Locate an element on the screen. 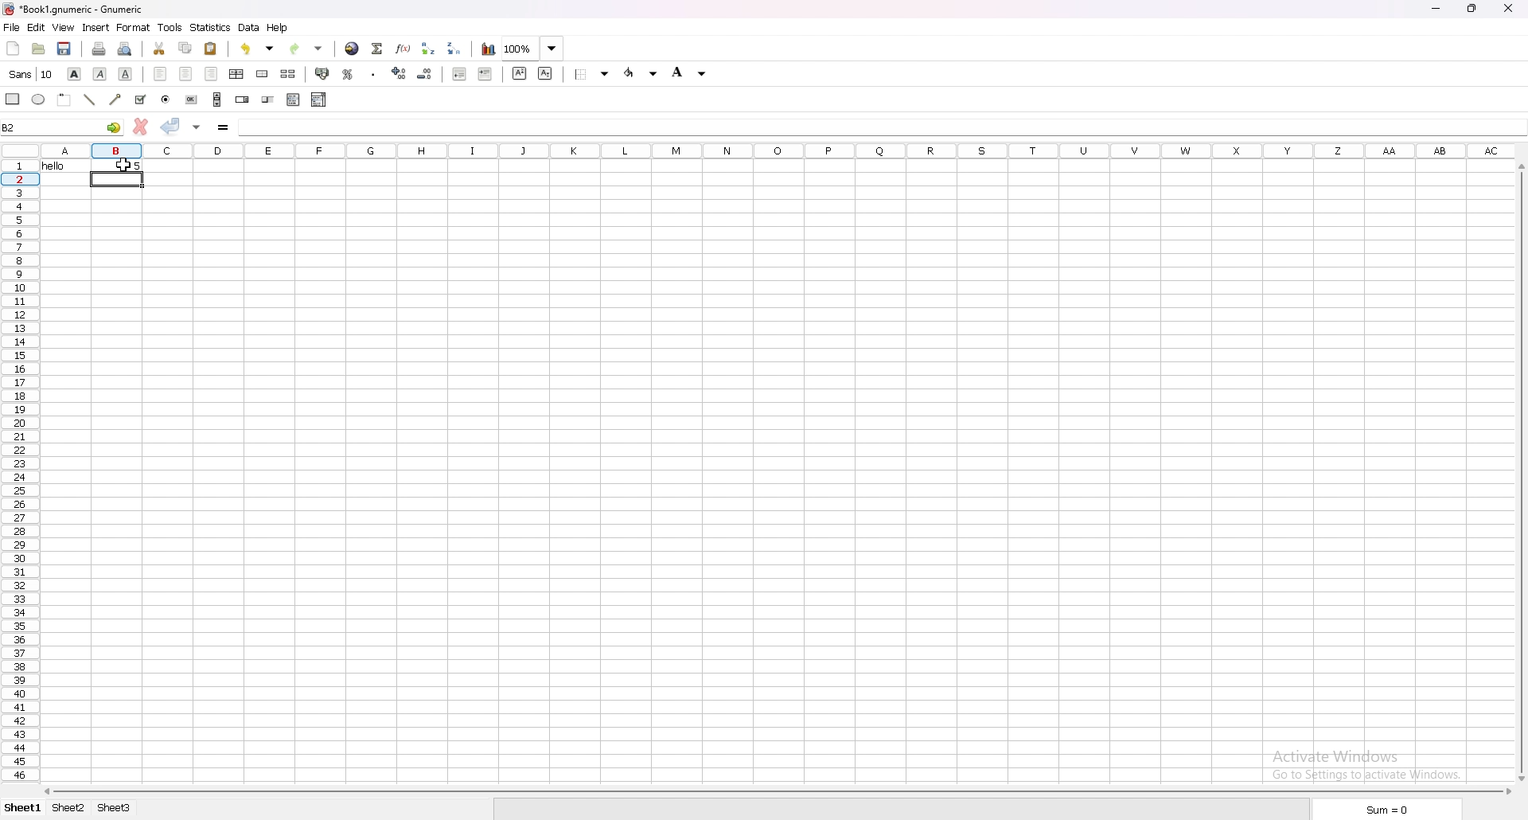 The width and height of the screenshot is (1528, 820). sum is located at coordinates (376, 48).